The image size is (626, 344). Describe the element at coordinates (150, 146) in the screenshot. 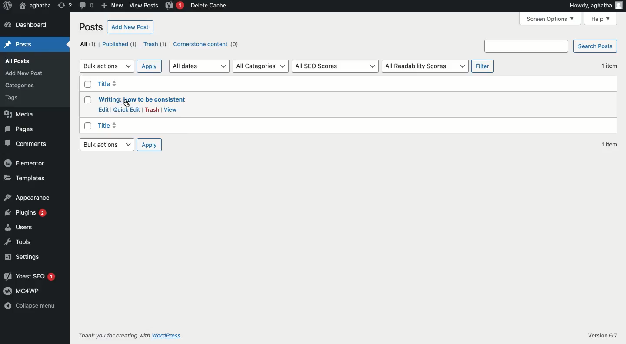

I see `Apply` at that location.